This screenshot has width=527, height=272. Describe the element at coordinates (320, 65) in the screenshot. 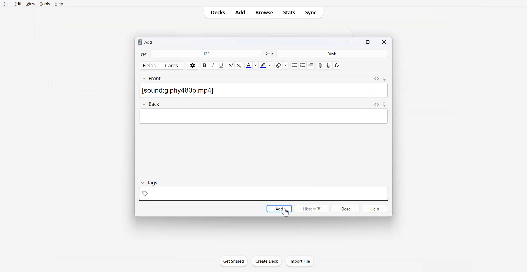

I see `Attach file` at that location.